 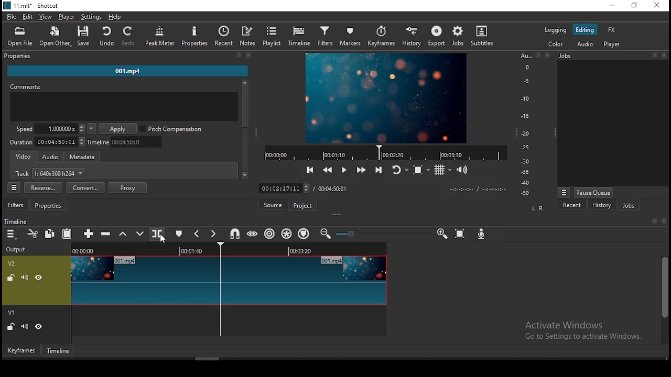 I want to click on (UN)MUTE, so click(x=24, y=327).